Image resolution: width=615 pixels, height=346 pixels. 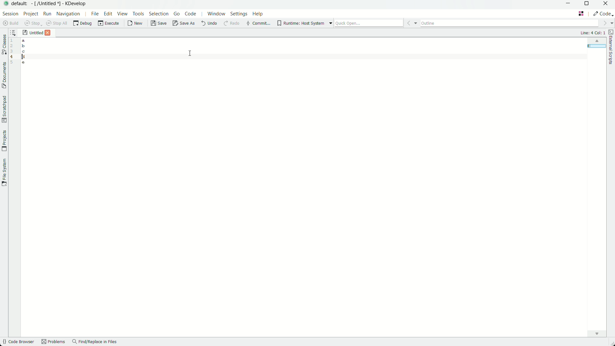 What do you see at coordinates (238, 15) in the screenshot?
I see `settings` at bounding box center [238, 15].